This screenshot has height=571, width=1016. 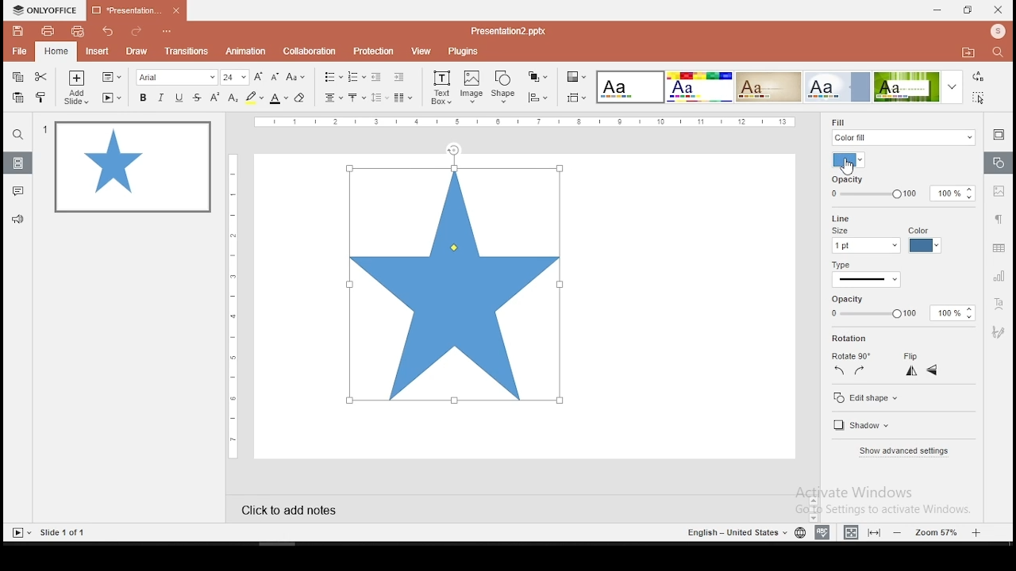 I want to click on theme, so click(x=768, y=87).